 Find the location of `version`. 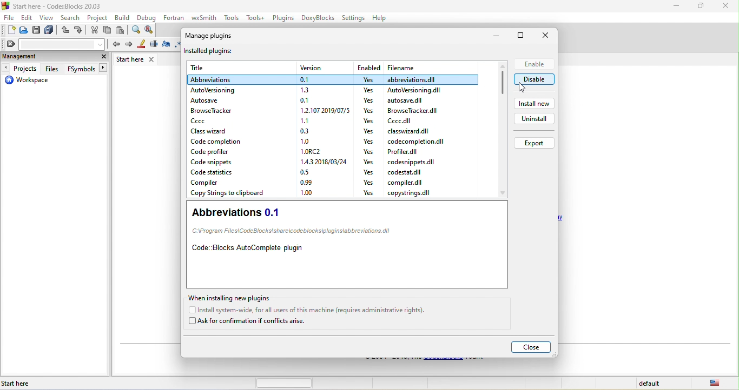

version is located at coordinates (326, 68).